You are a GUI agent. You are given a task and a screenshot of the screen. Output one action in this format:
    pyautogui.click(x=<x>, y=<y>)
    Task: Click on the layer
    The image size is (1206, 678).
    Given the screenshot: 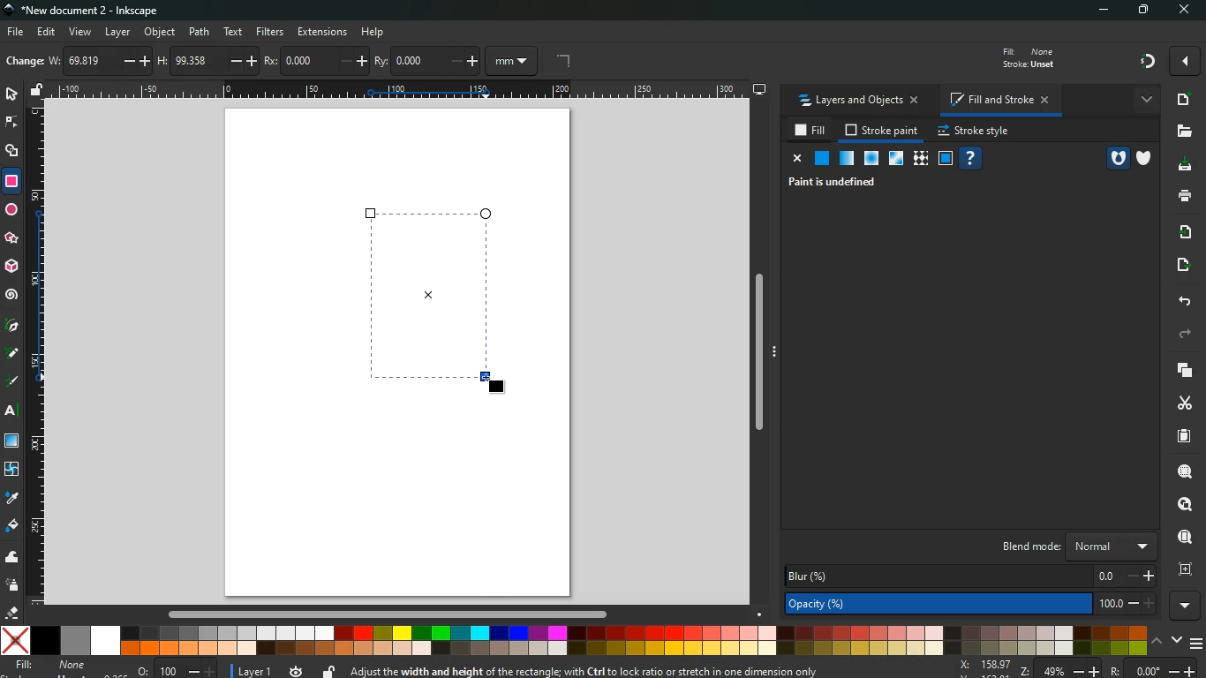 What is the action you would take?
    pyautogui.click(x=253, y=670)
    